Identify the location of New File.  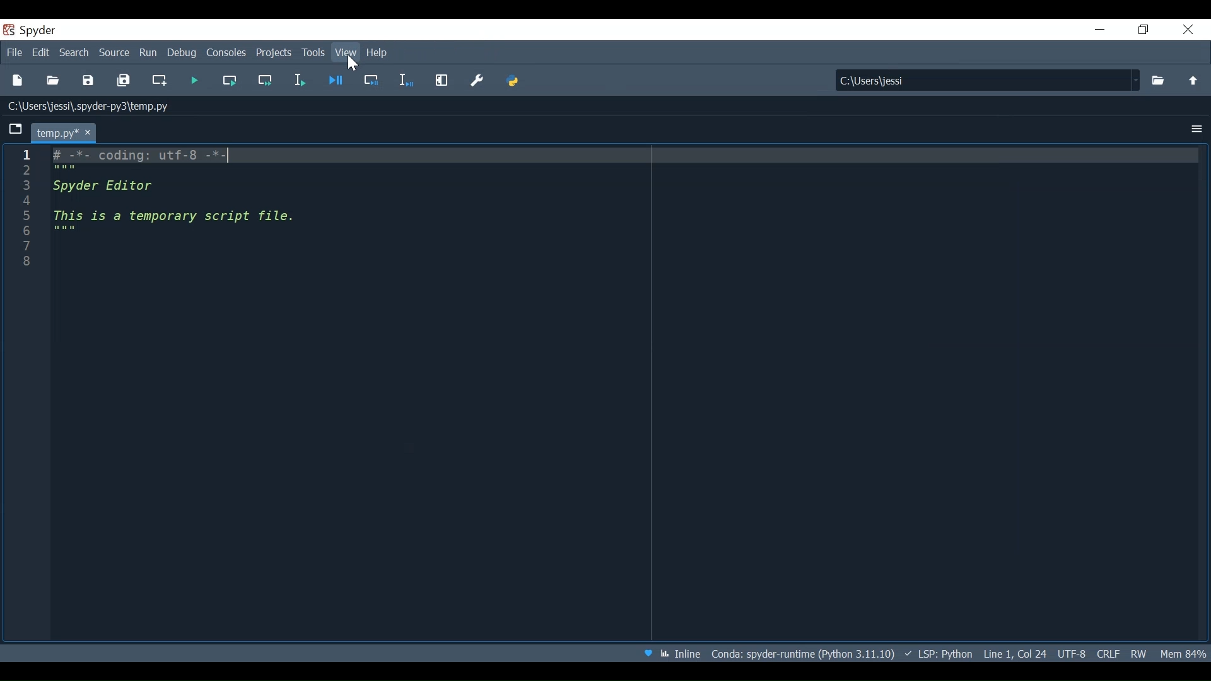
(18, 81).